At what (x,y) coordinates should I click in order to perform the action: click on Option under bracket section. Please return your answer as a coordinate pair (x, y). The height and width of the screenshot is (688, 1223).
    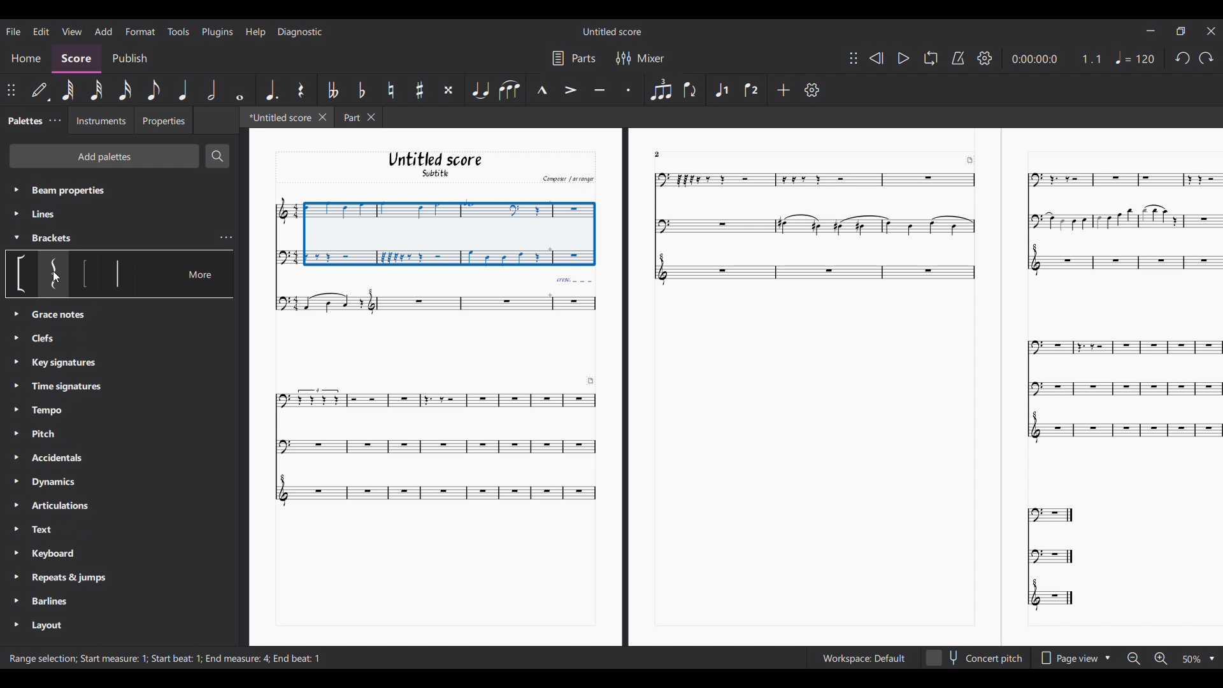
    Looking at the image, I should click on (85, 274).